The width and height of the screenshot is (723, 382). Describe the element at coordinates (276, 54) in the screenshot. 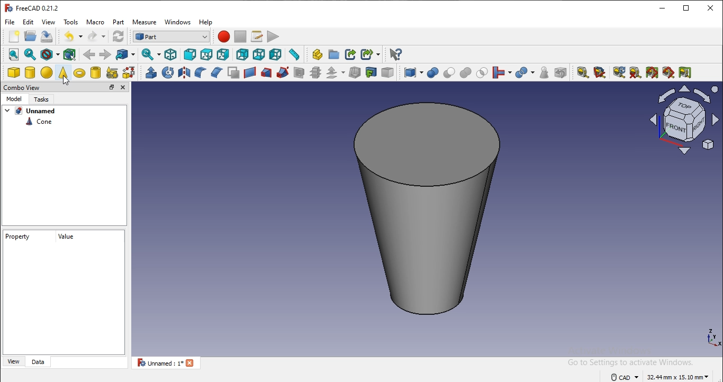

I see `left` at that location.